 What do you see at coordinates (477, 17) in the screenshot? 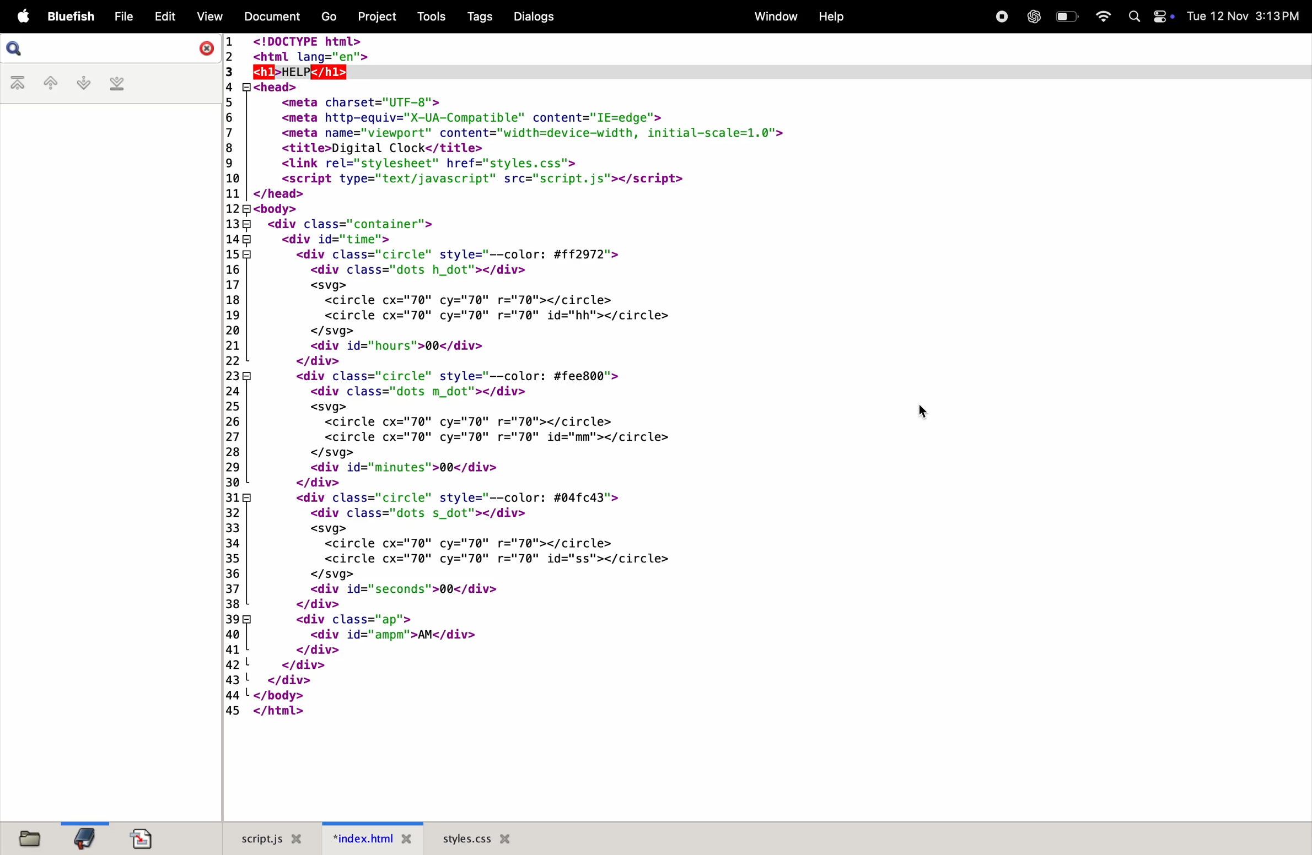
I see `tags` at bounding box center [477, 17].